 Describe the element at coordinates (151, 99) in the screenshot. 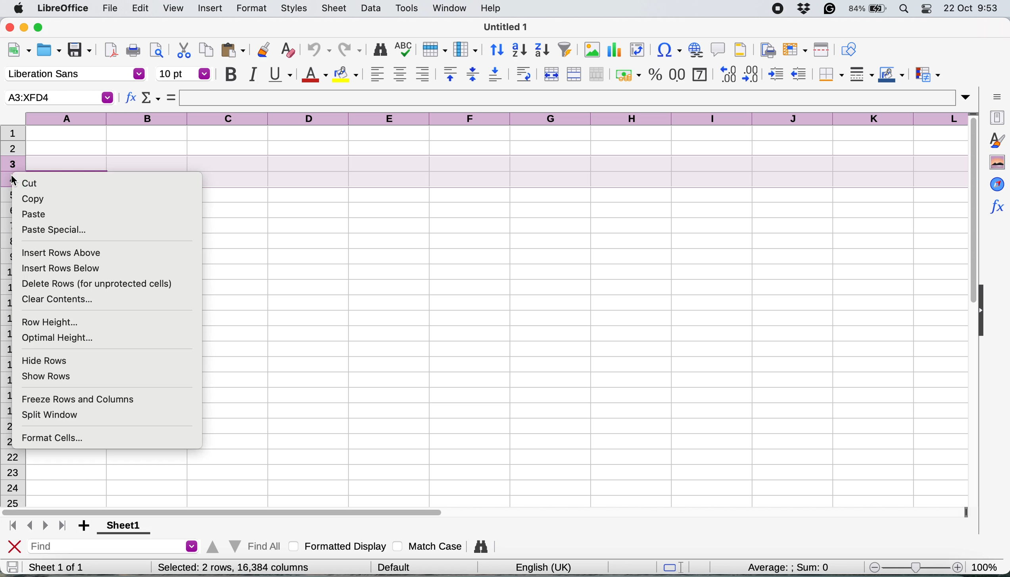

I see `select wizard` at that location.